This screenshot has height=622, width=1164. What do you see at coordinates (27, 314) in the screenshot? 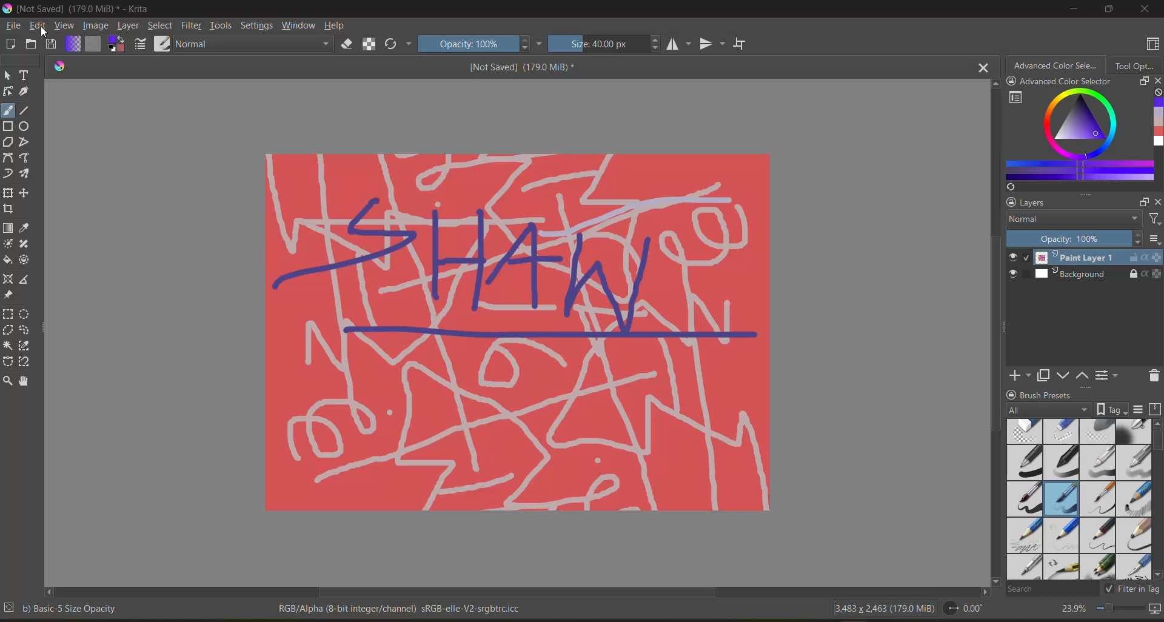
I see `Elliptical selection tool` at bounding box center [27, 314].